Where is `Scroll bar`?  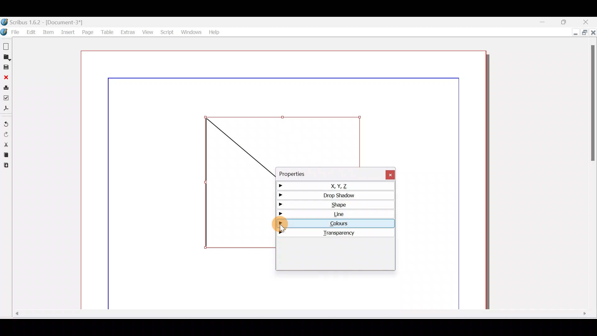
Scroll bar is located at coordinates (593, 175).